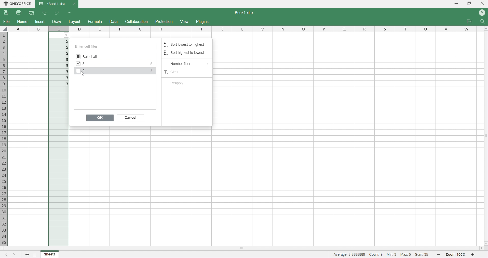 The image size is (488, 258). What do you see at coordinates (75, 22) in the screenshot?
I see `Layout` at bounding box center [75, 22].